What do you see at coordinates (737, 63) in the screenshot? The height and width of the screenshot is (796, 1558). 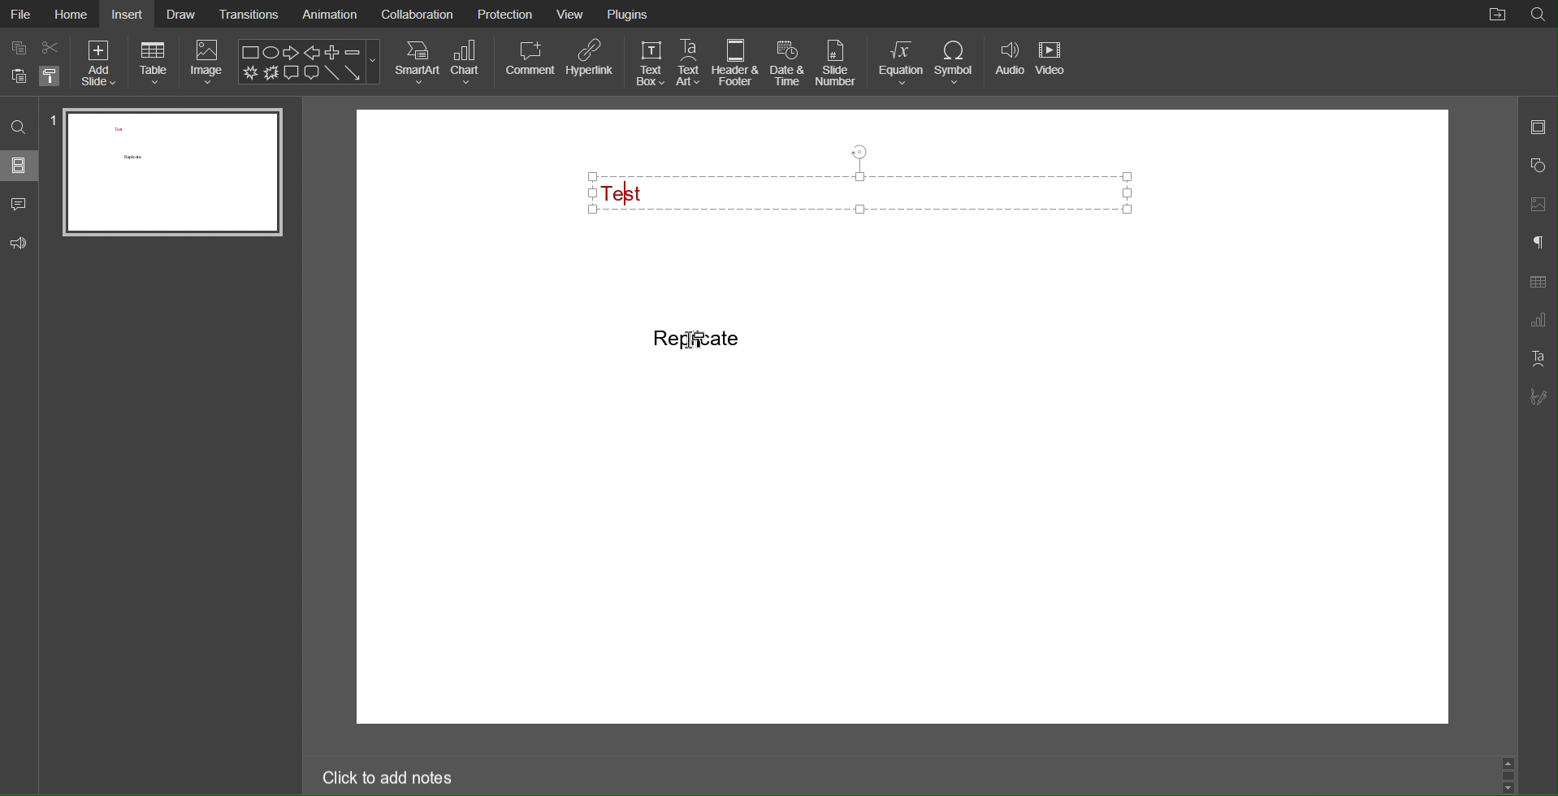 I see `Header & Footer` at bounding box center [737, 63].